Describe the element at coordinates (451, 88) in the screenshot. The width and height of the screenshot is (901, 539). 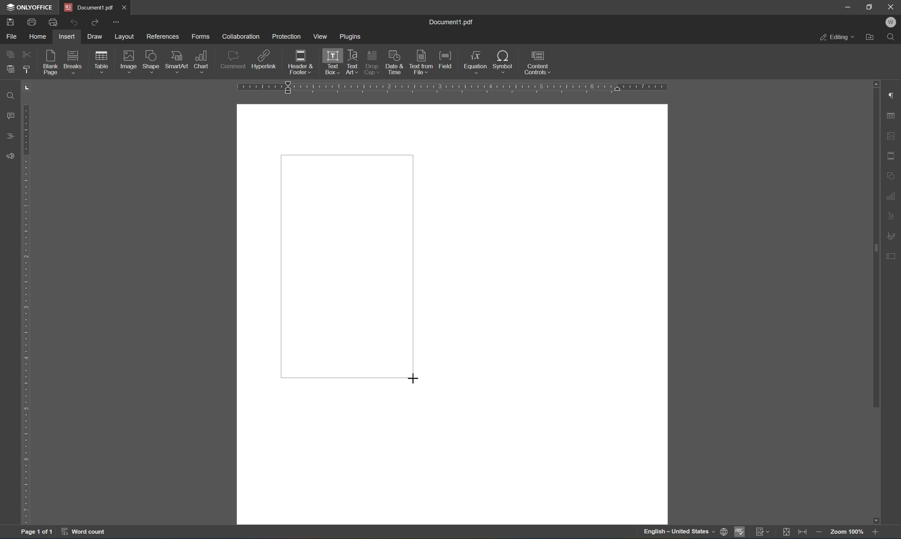
I see `ruler` at that location.